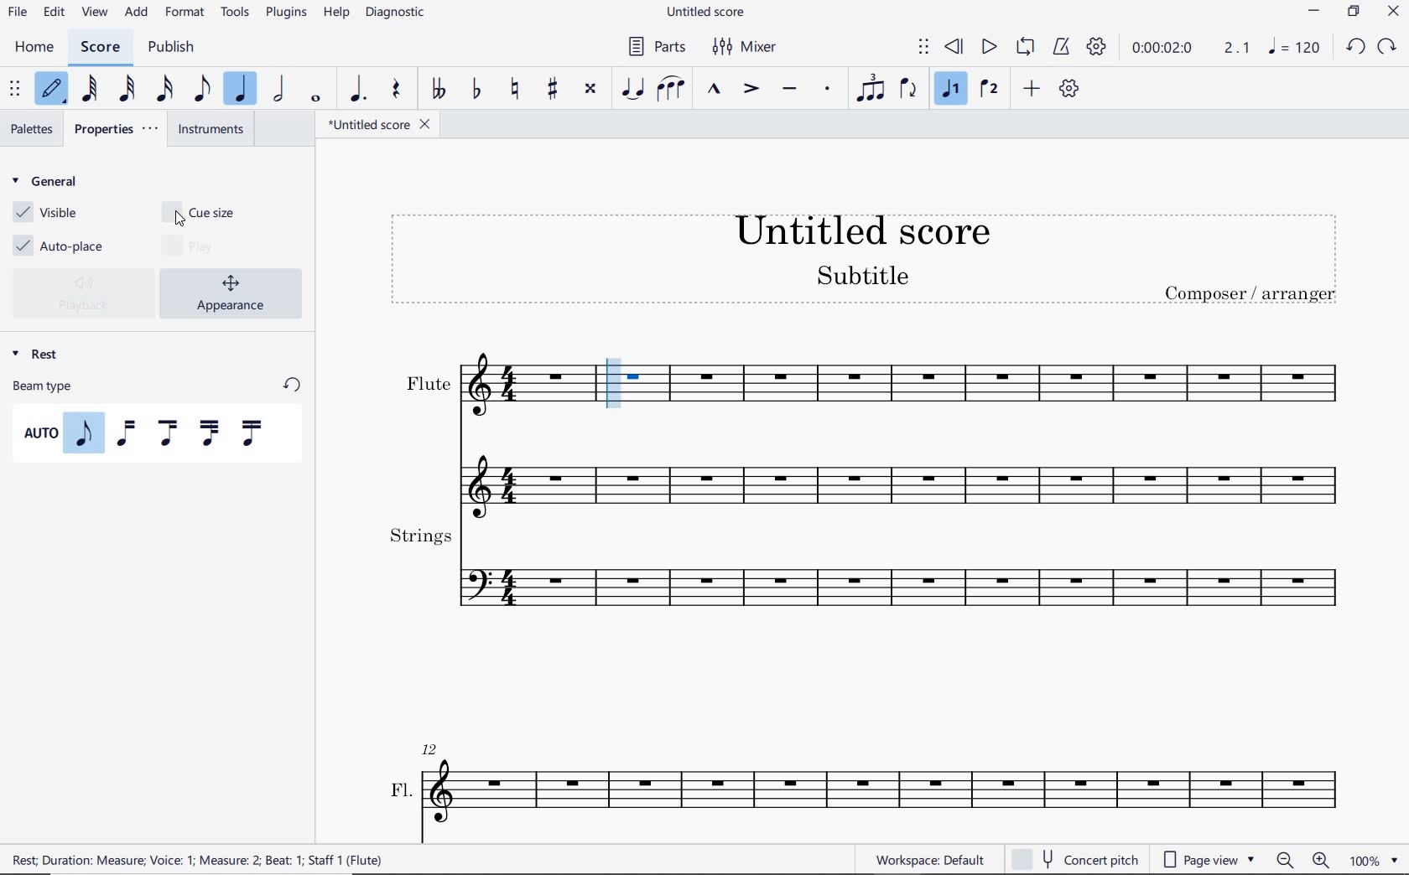 The width and height of the screenshot is (1409, 875). I want to click on tie, so click(632, 88).